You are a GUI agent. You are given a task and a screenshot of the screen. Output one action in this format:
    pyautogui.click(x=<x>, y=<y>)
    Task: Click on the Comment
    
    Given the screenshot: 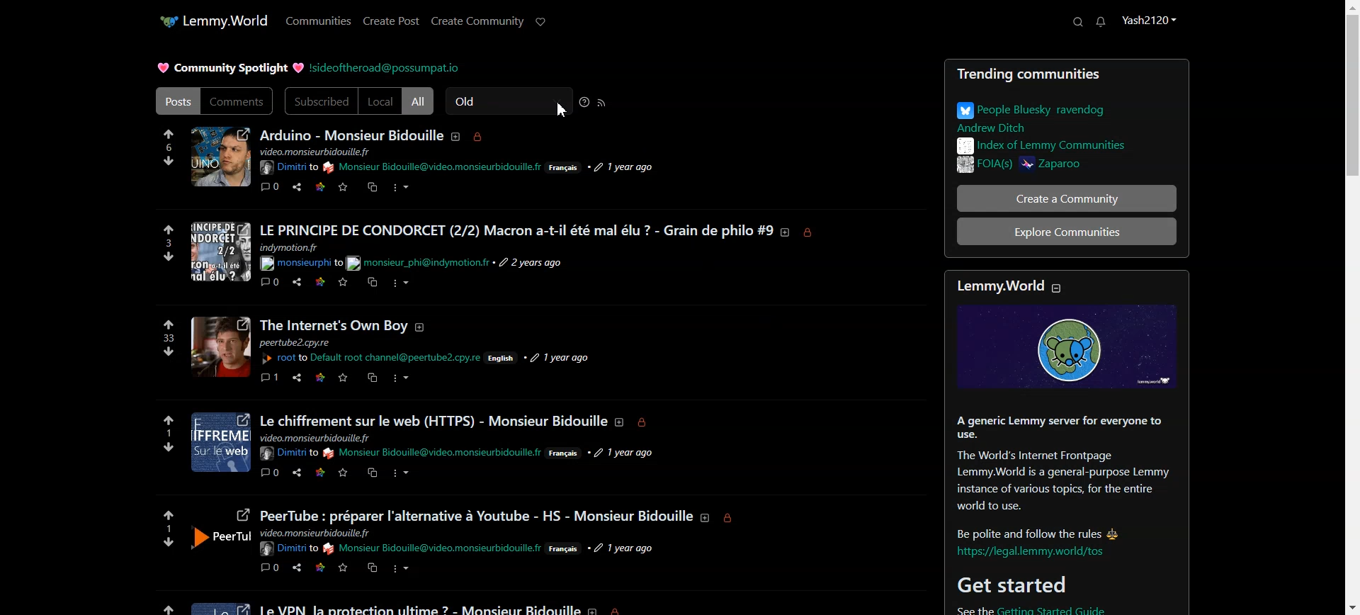 What is the action you would take?
    pyautogui.click(x=271, y=186)
    